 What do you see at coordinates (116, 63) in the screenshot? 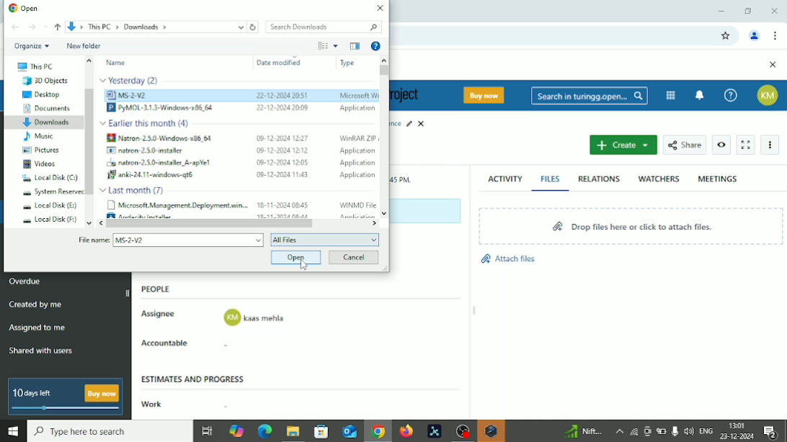
I see `Name` at bounding box center [116, 63].